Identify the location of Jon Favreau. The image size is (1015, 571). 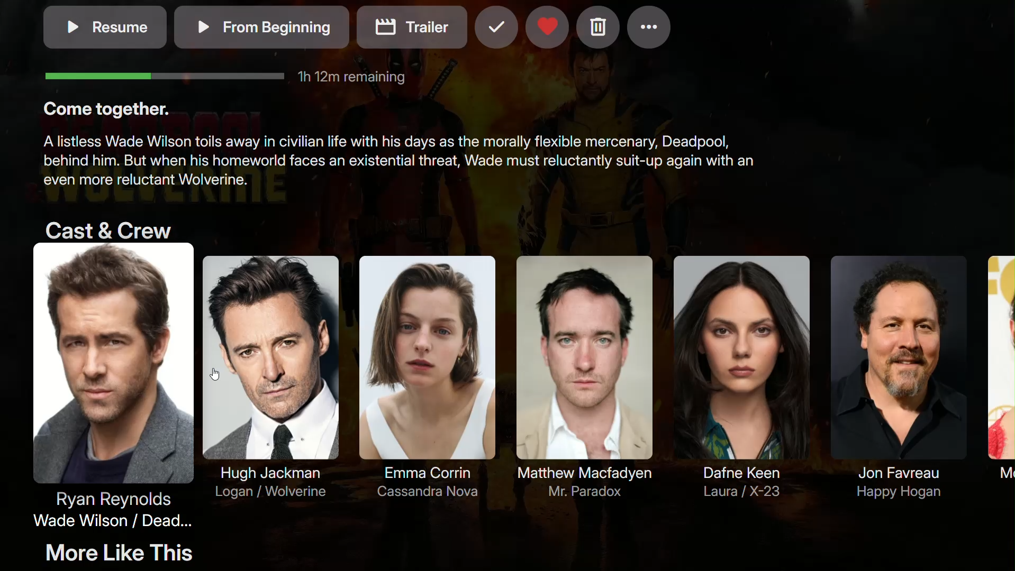
(893, 375).